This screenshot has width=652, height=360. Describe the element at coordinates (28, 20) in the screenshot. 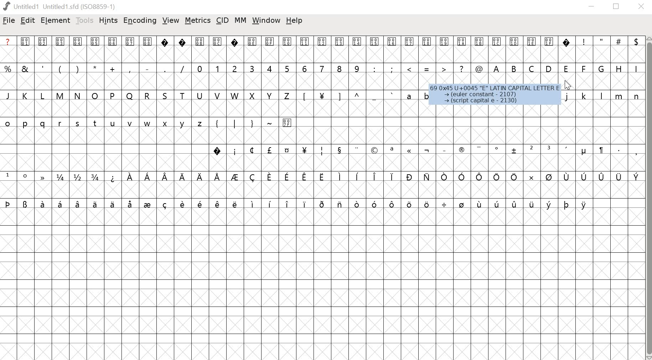

I see `edit` at that location.